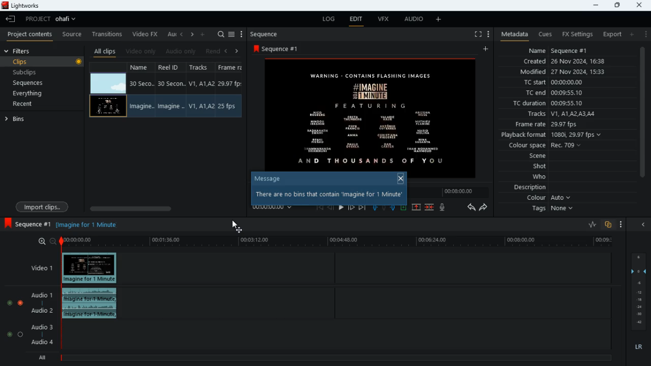 This screenshot has width=651, height=366. Describe the element at coordinates (569, 83) in the screenshot. I see `tc start` at that location.